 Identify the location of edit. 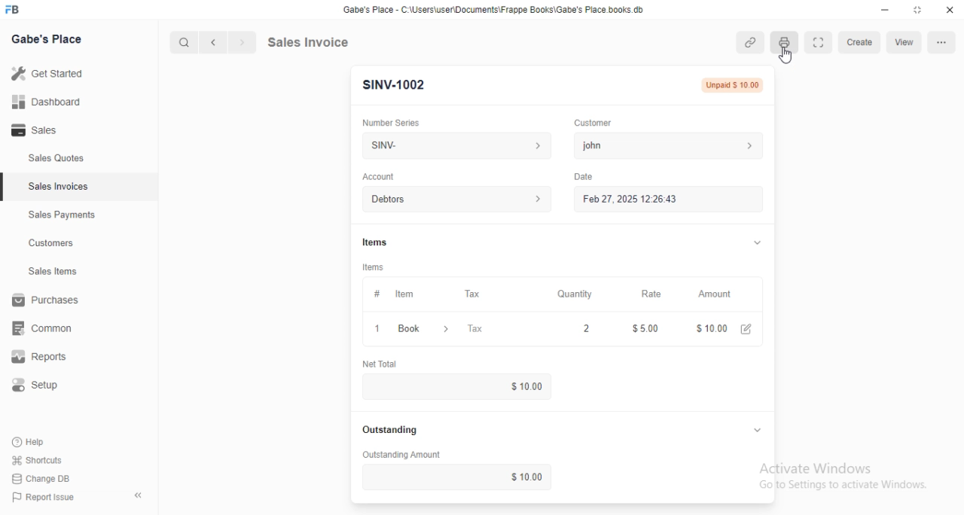
(746, 329).